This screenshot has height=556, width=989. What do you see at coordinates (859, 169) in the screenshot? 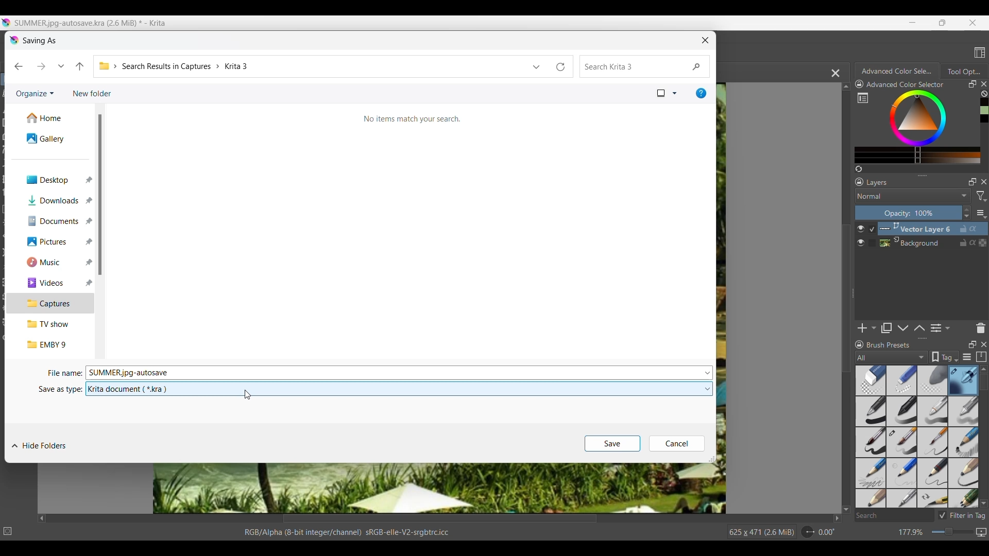
I see `Create a list of colors from the image` at bounding box center [859, 169].